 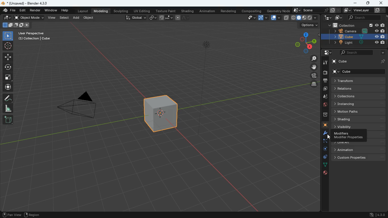 I want to click on blender, so click(x=9, y=10).